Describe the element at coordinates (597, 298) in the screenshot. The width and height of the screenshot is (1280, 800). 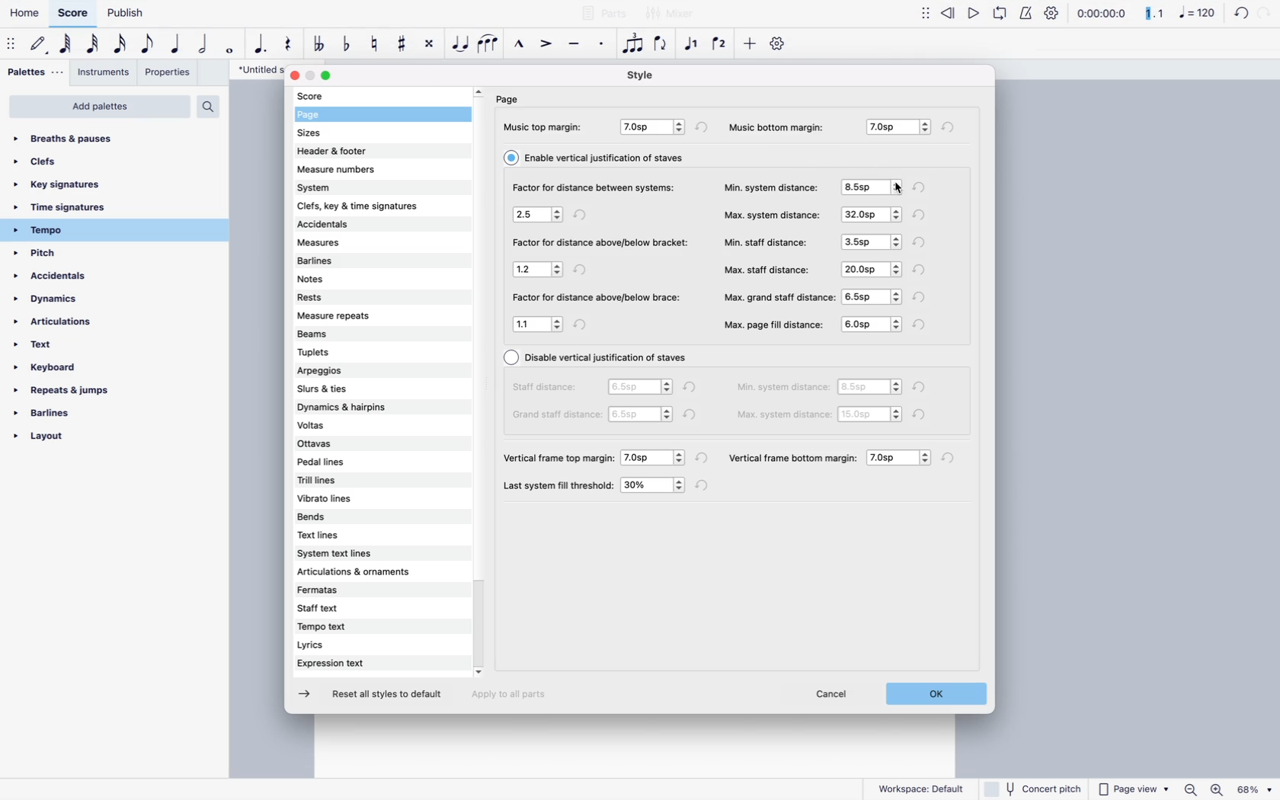
I see `factor for distance ` at that location.